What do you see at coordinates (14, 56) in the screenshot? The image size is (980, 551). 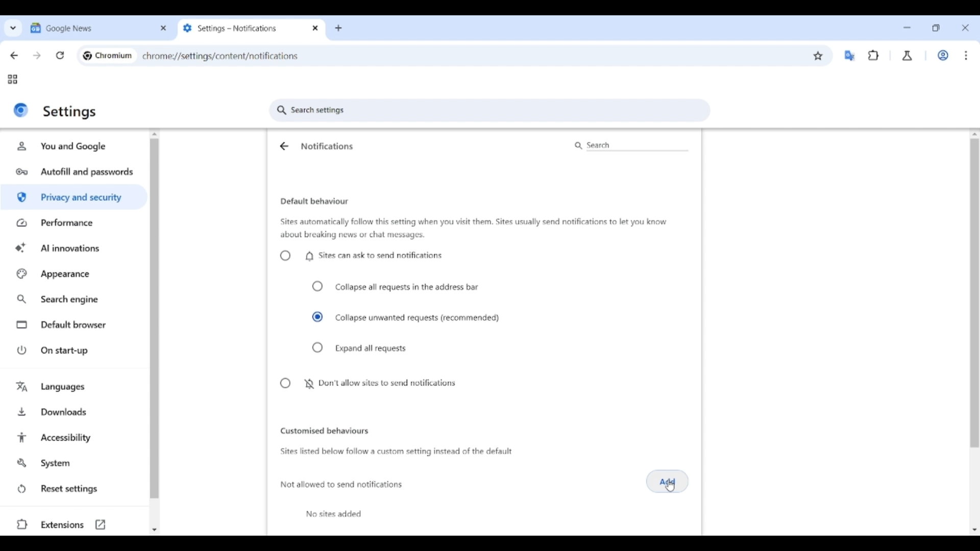 I see `Go back` at bounding box center [14, 56].